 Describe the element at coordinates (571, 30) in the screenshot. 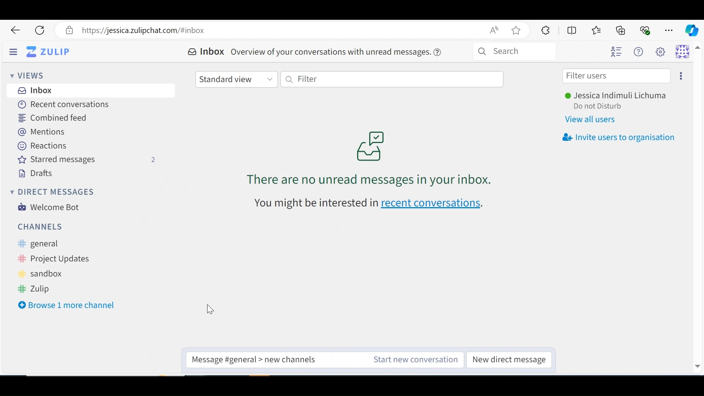

I see `Split screen` at that location.